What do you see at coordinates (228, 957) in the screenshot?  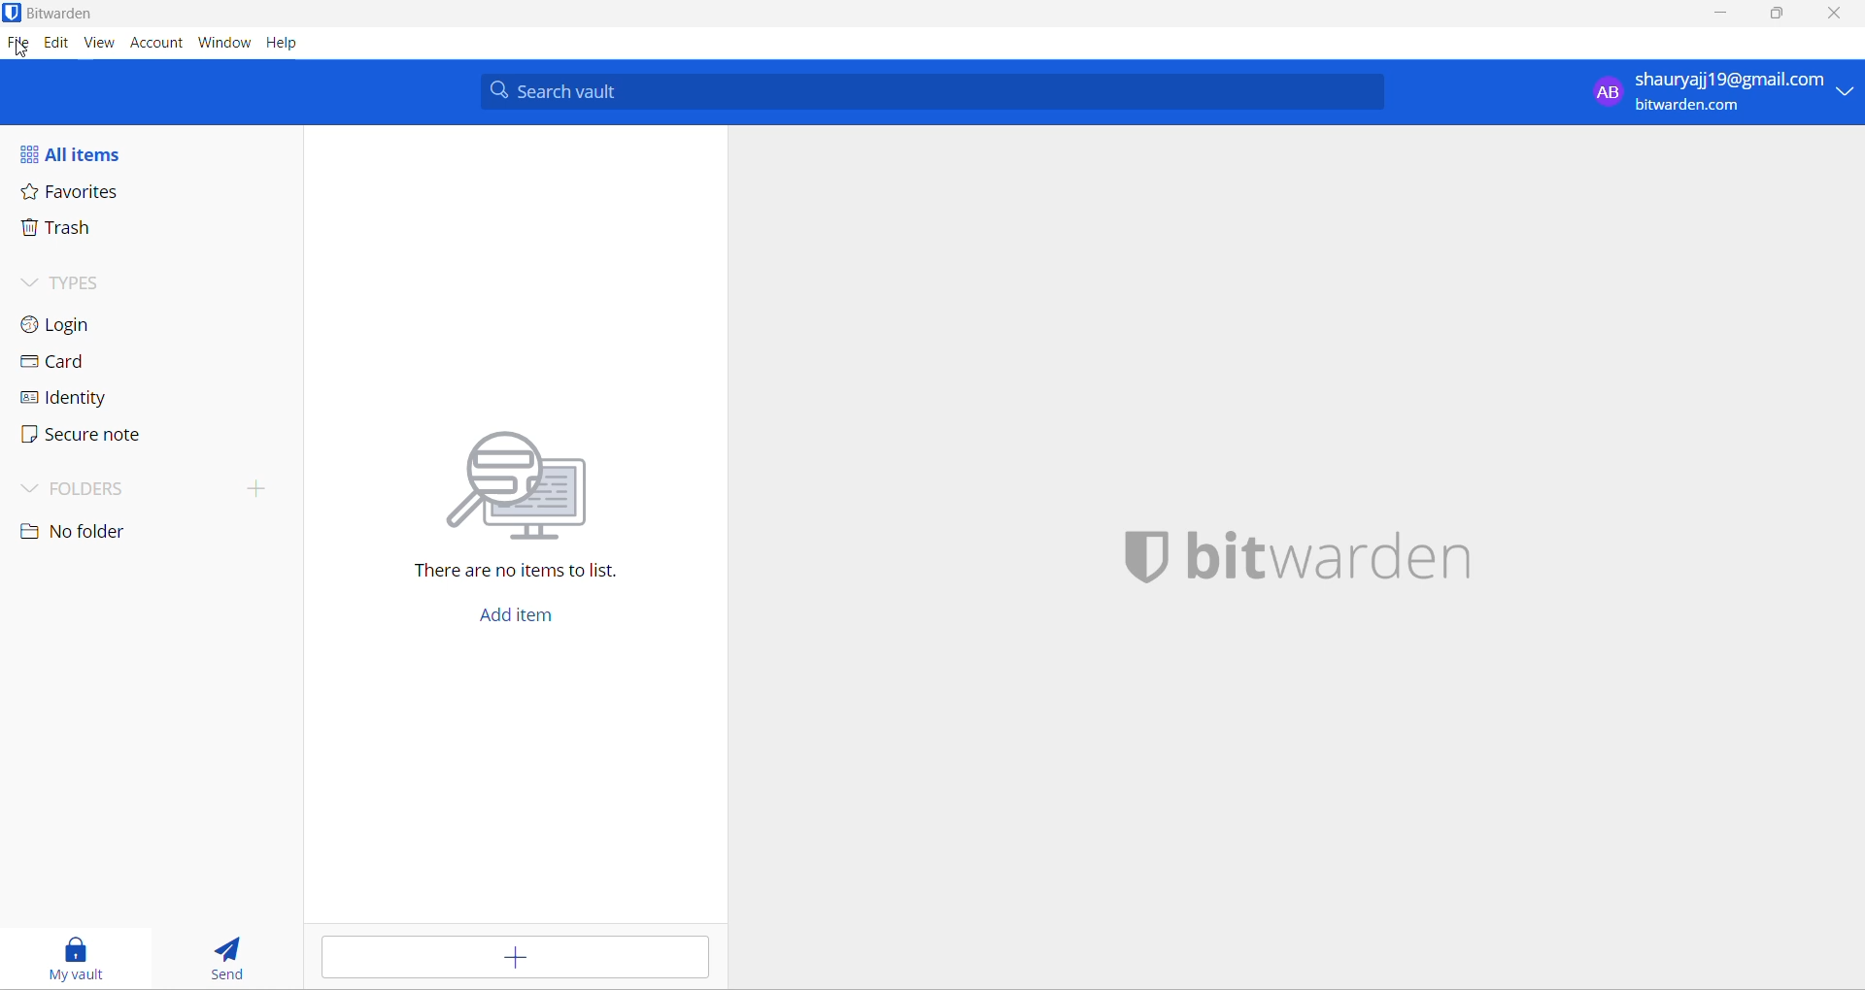 I see `send ` at bounding box center [228, 957].